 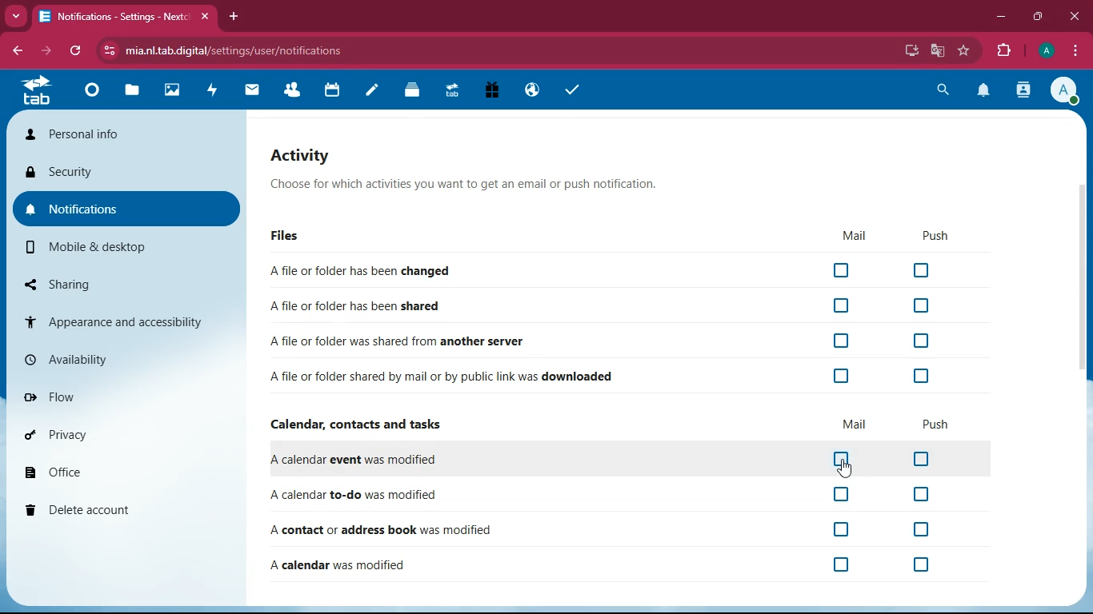 What do you see at coordinates (127, 398) in the screenshot?
I see `flow` at bounding box center [127, 398].